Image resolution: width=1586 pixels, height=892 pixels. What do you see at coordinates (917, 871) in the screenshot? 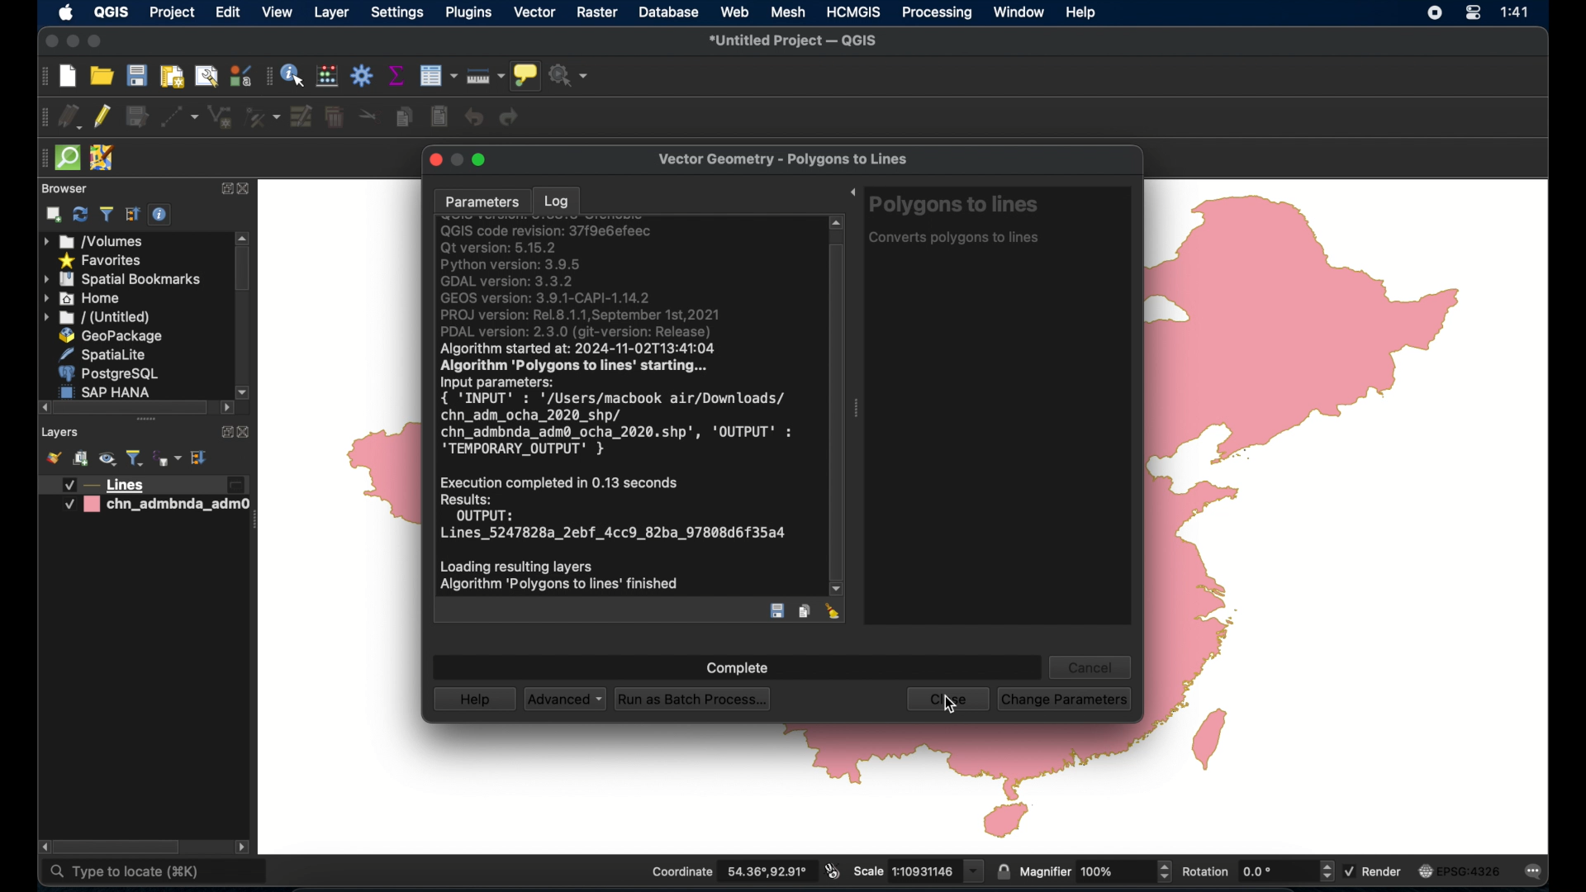
I see `scale` at bounding box center [917, 871].